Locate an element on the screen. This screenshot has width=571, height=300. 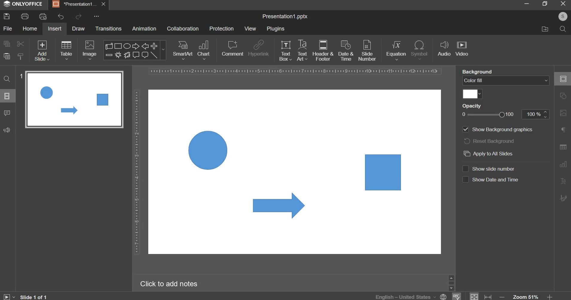
Slide1 of 1 is located at coordinates (33, 297).